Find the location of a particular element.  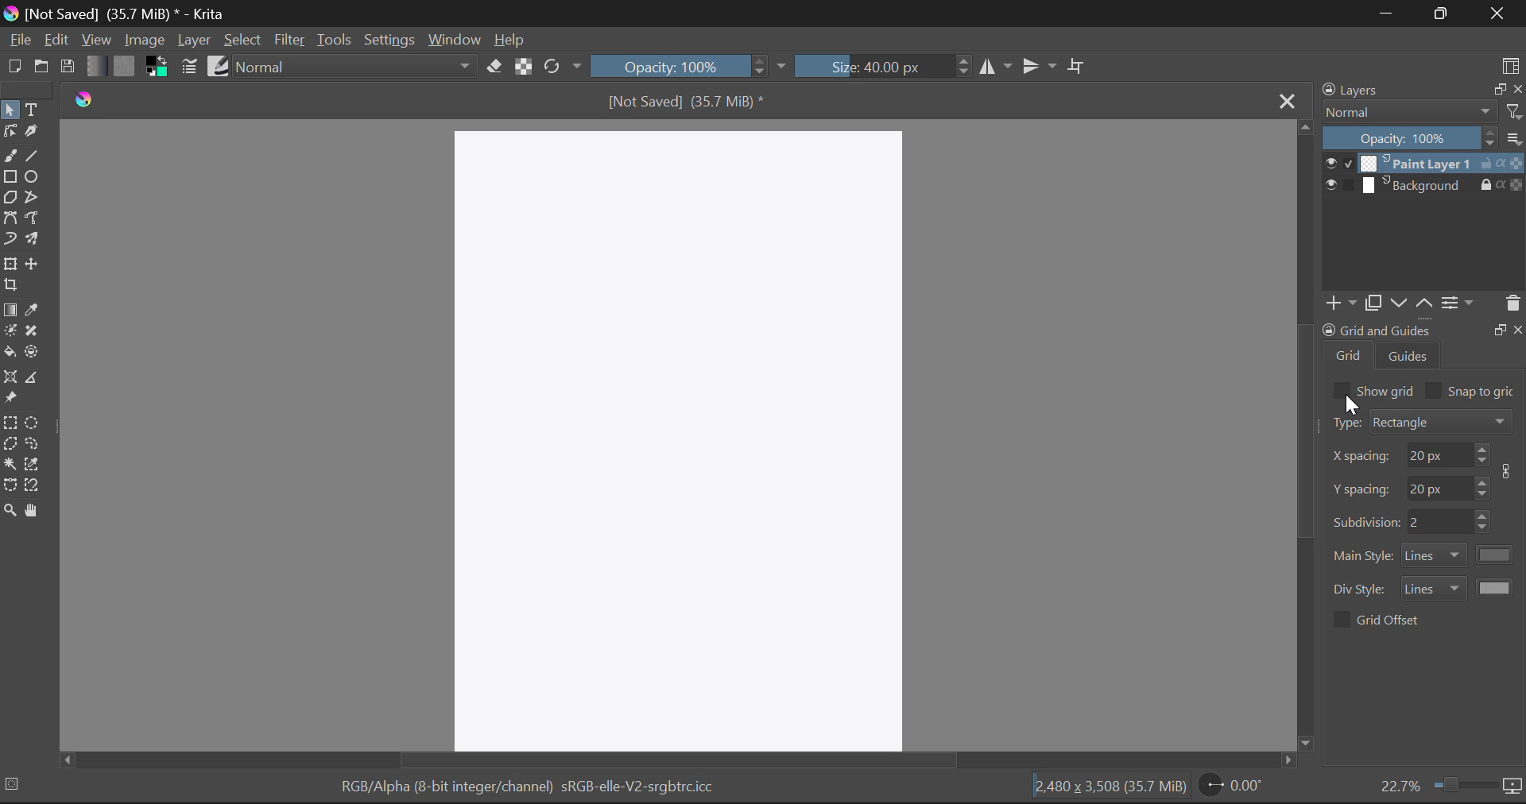

Eyedropper is located at coordinates (33, 311).